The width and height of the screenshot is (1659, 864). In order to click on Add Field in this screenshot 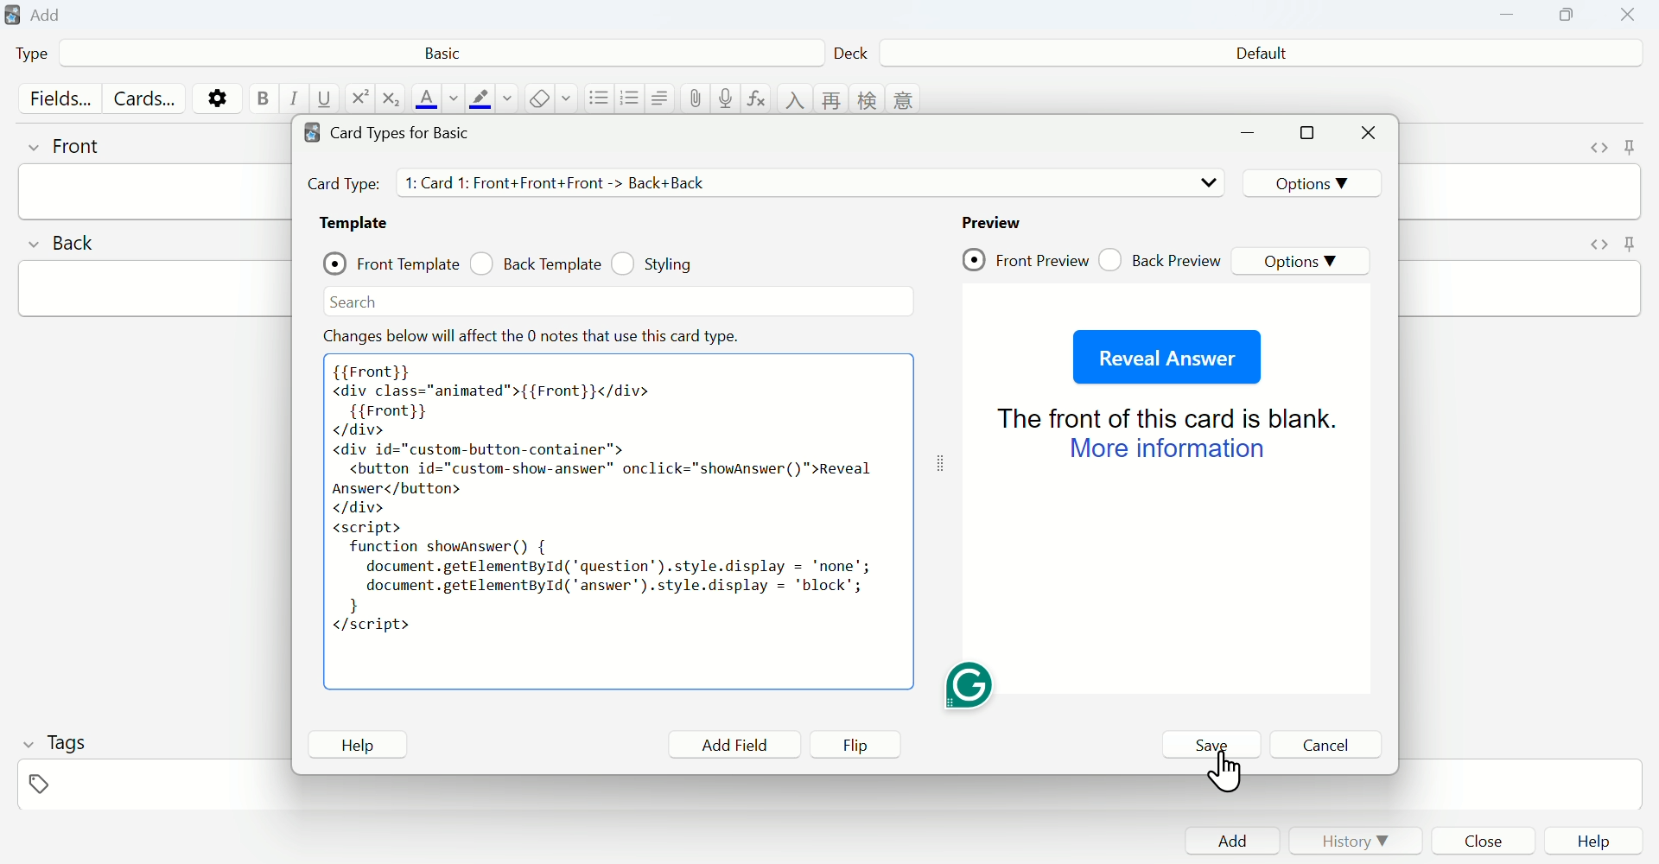, I will do `click(738, 745)`.